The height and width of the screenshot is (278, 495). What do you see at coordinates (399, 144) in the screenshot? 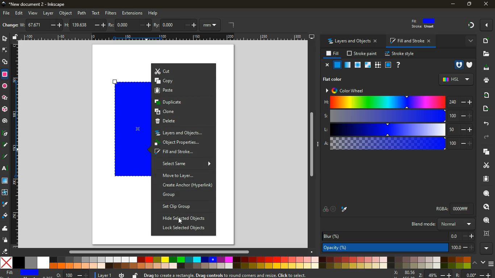
I see `a` at bounding box center [399, 144].